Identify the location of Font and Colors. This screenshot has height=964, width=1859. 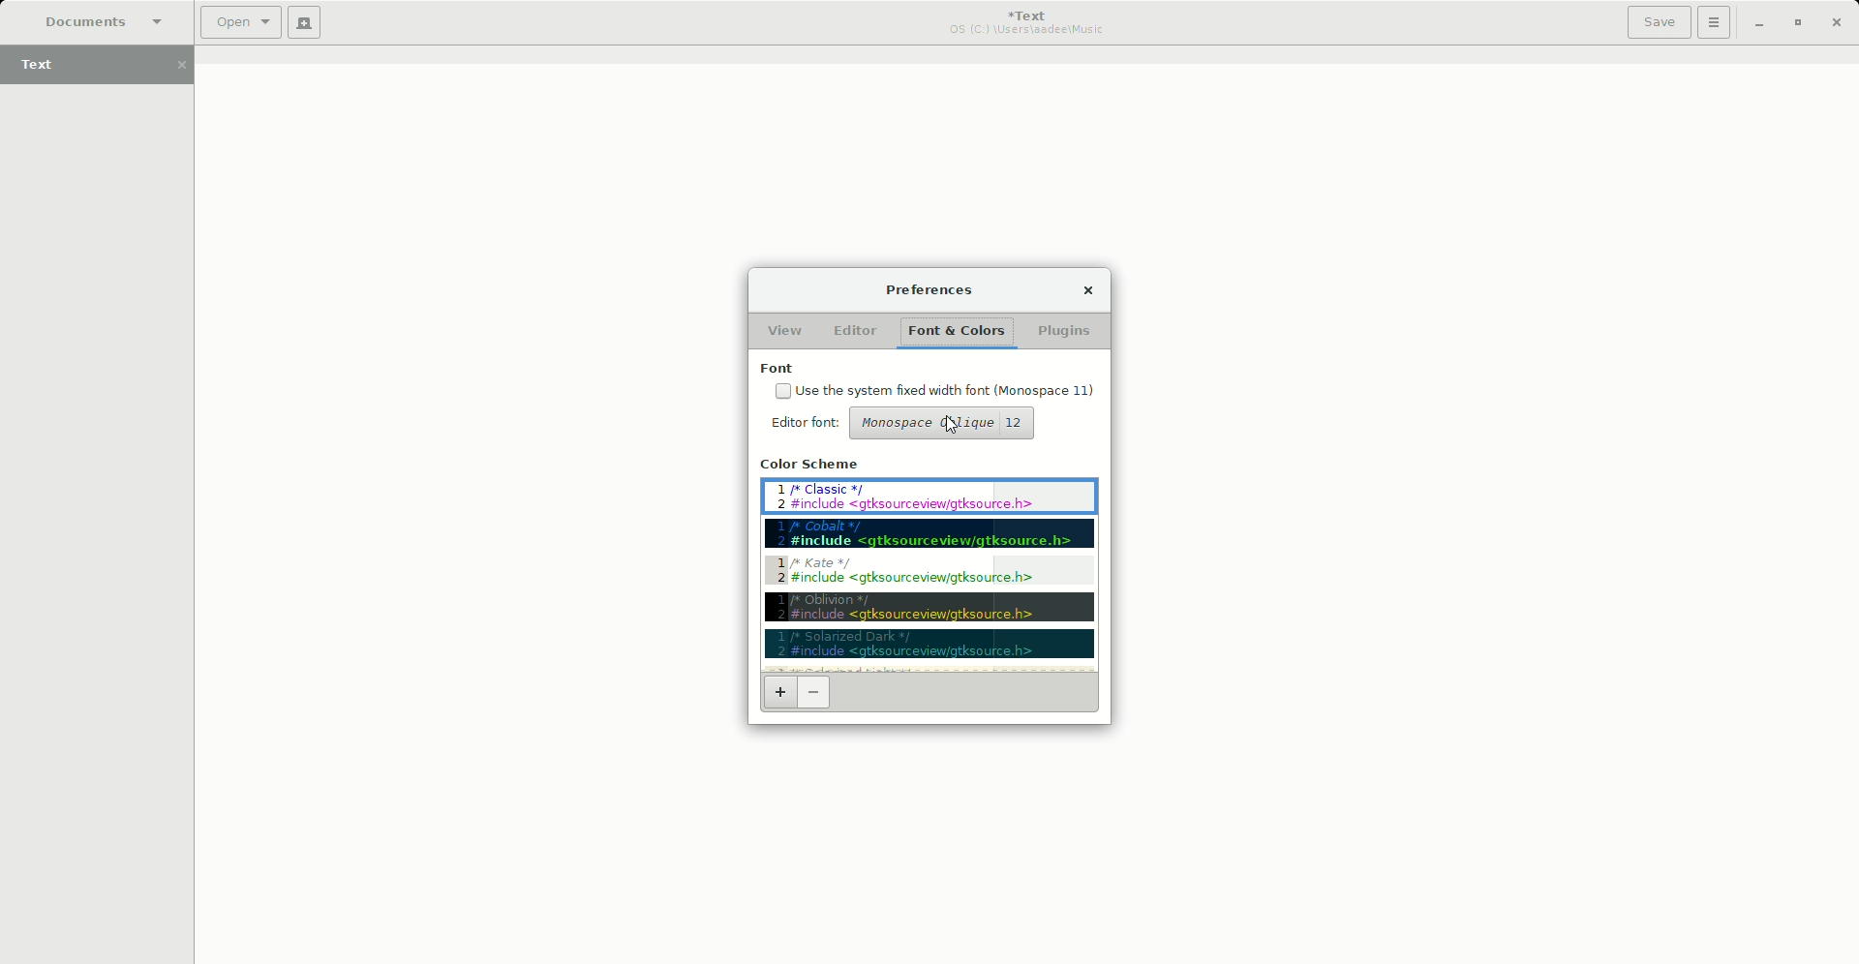
(959, 331).